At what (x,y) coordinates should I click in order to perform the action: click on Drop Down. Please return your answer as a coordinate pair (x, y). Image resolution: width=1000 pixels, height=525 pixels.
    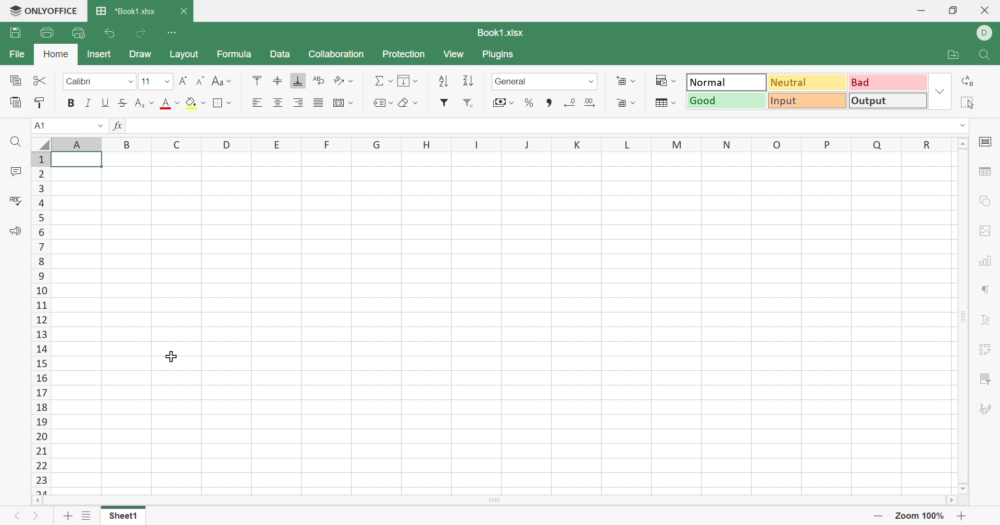
    Looking at the image, I should click on (417, 81).